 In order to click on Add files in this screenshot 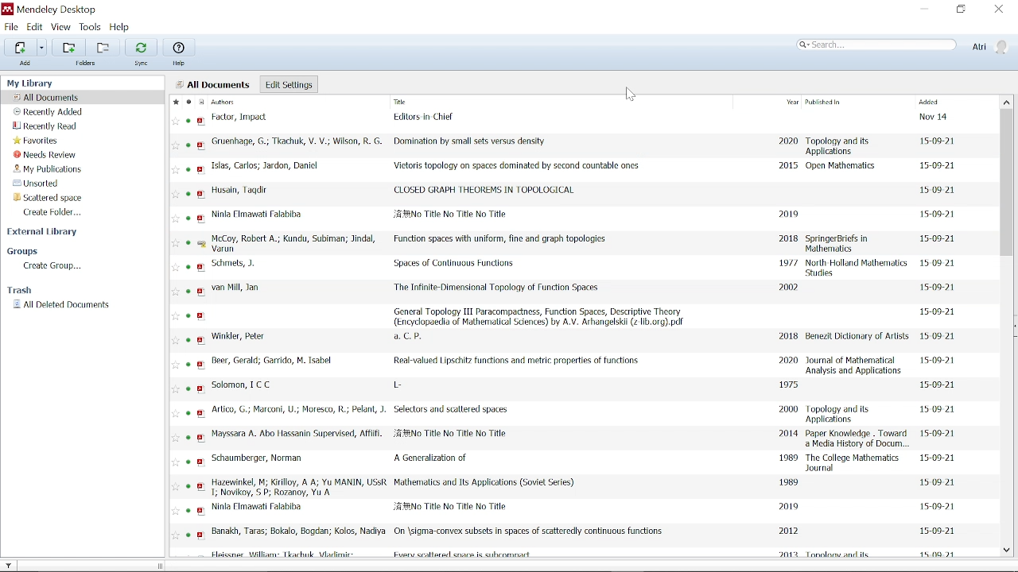, I will do `click(18, 48)`.